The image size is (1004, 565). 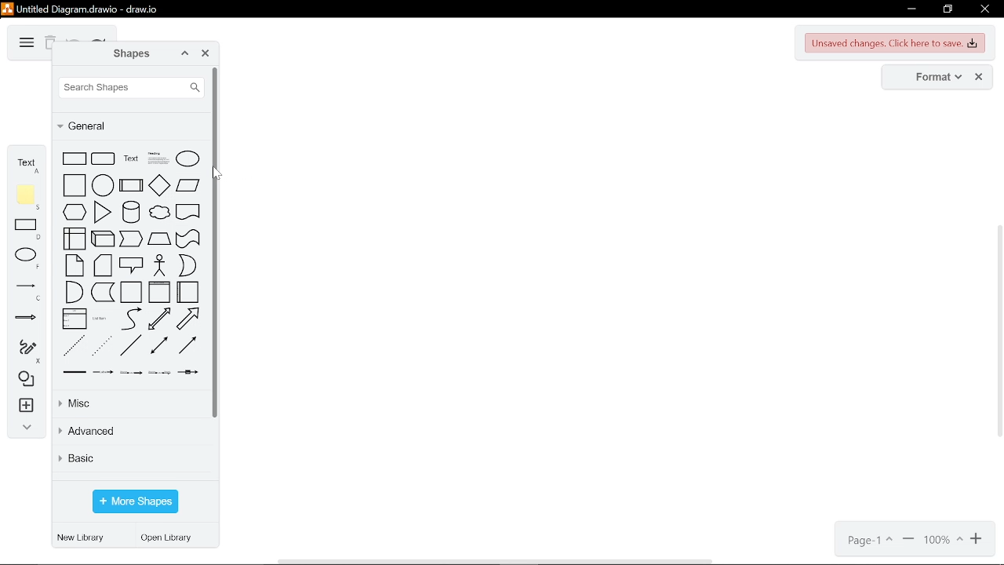 What do you see at coordinates (99, 39) in the screenshot?
I see `redo` at bounding box center [99, 39].